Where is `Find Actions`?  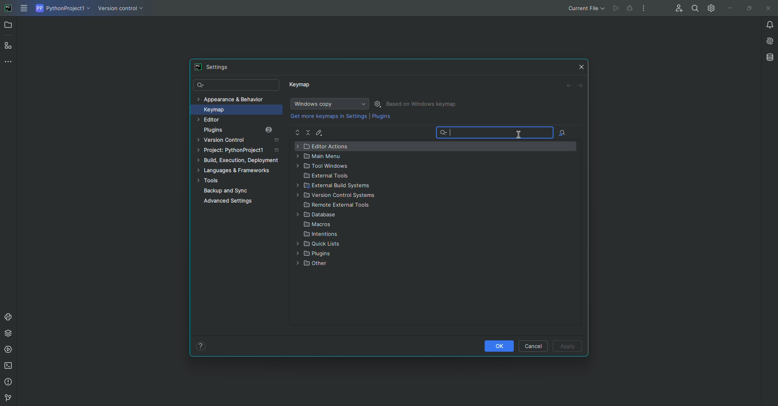 Find Actions is located at coordinates (562, 133).